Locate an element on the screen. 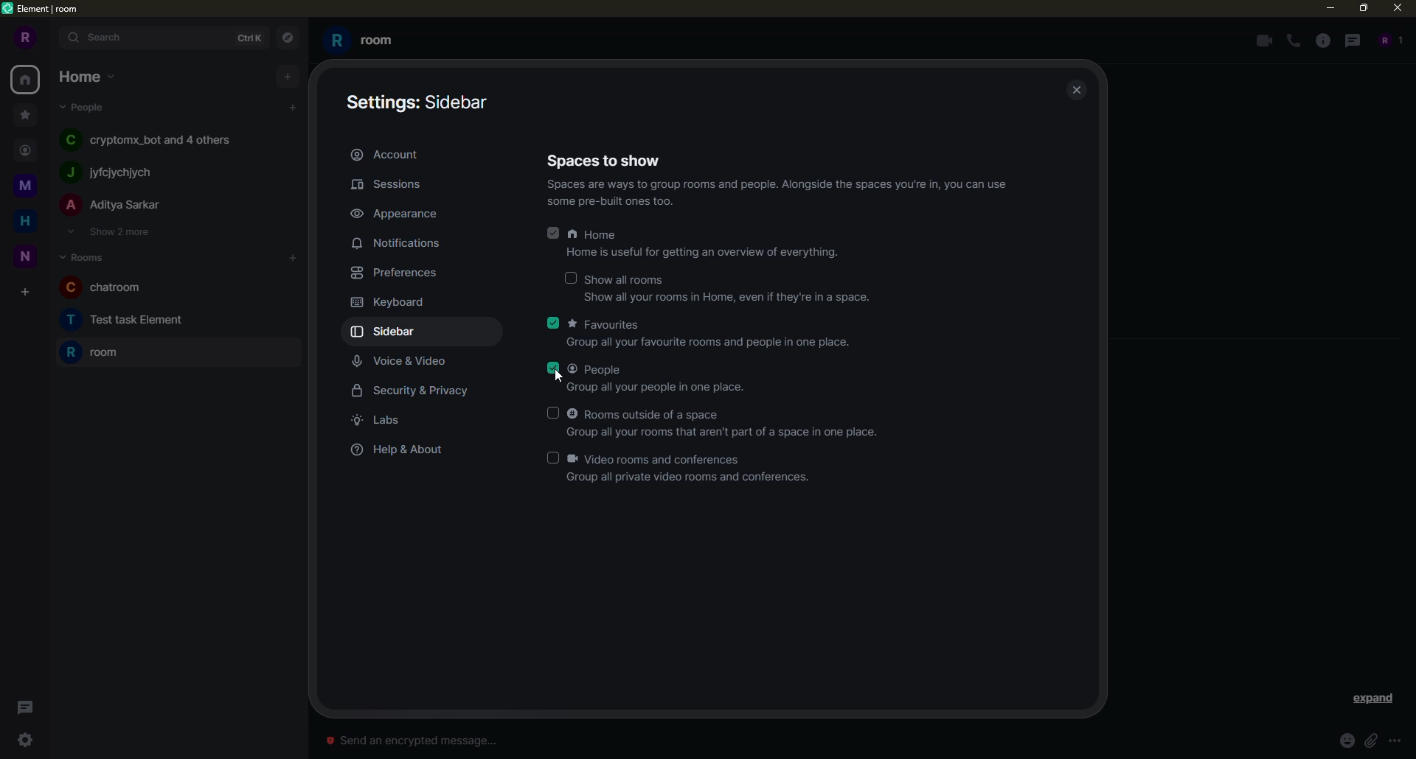 The height and width of the screenshot is (759, 1416). element is located at coordinates (42, 10).